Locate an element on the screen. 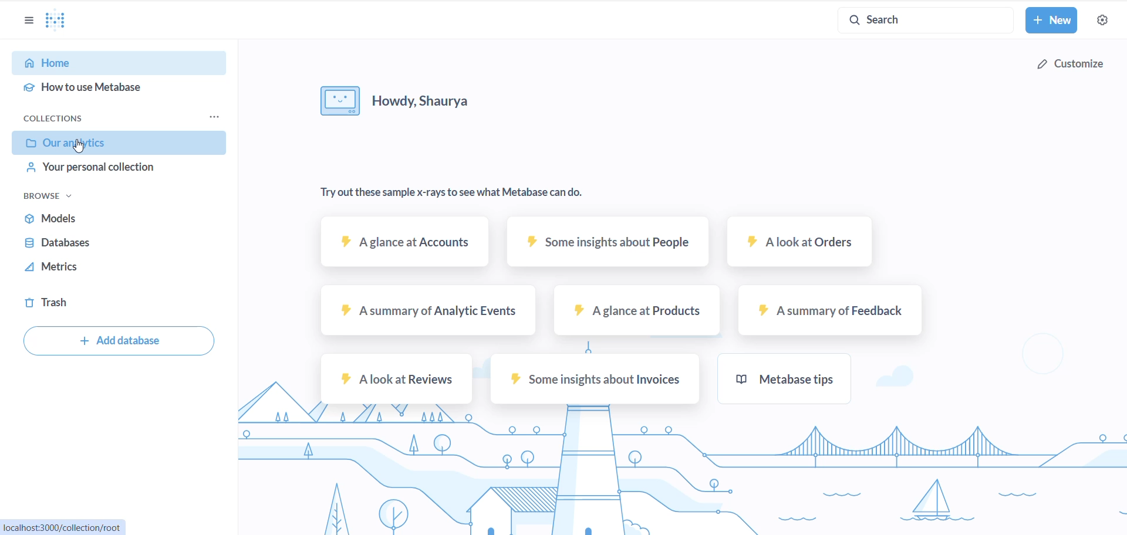  collection option is located at coordinates (212, 117).